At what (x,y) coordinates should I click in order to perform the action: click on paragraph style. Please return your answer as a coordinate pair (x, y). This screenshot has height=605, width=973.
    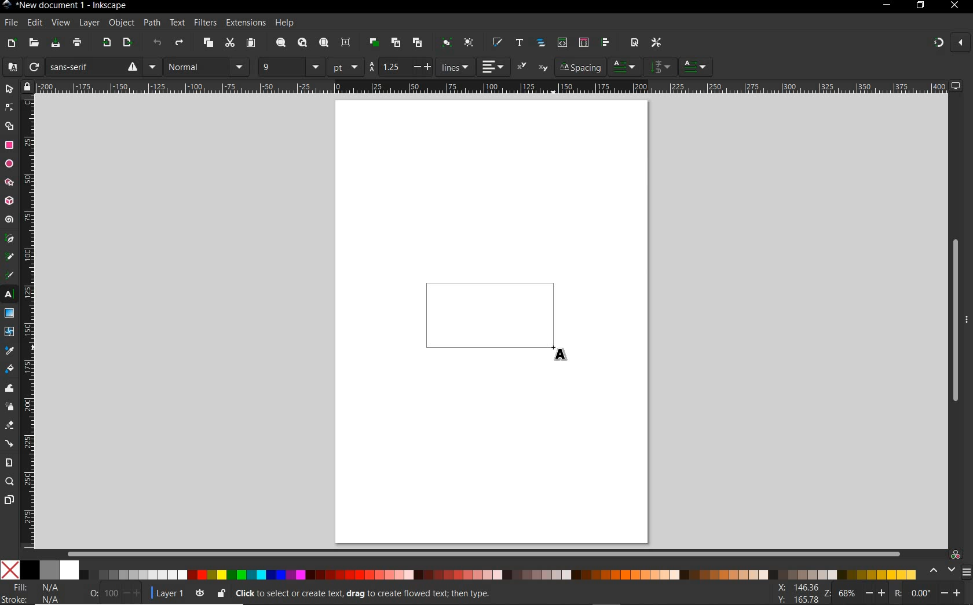
    Looking at the image, I should click on (697, 67).